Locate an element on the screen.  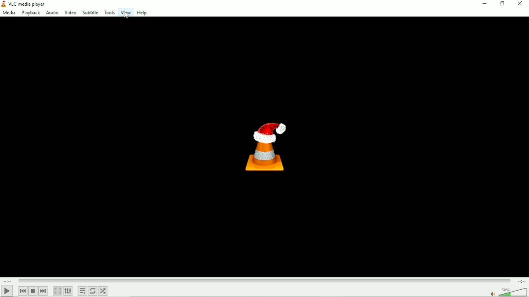
Toggle video in fullscreen is located at coordinates (58, 290).